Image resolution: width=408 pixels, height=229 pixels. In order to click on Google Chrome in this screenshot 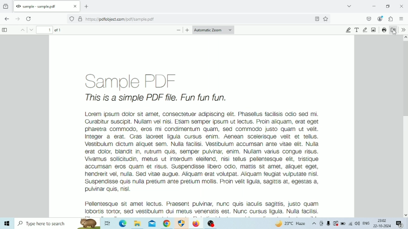, I will do `click(167, 223)`.